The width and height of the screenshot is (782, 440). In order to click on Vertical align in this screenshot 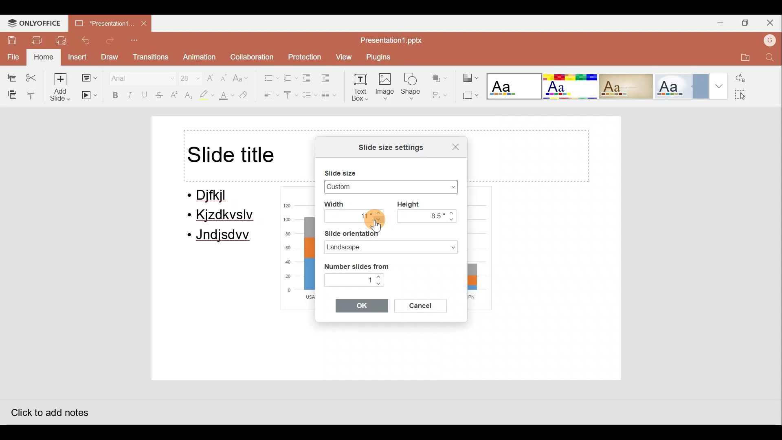, I will do `click(290, 96)`.